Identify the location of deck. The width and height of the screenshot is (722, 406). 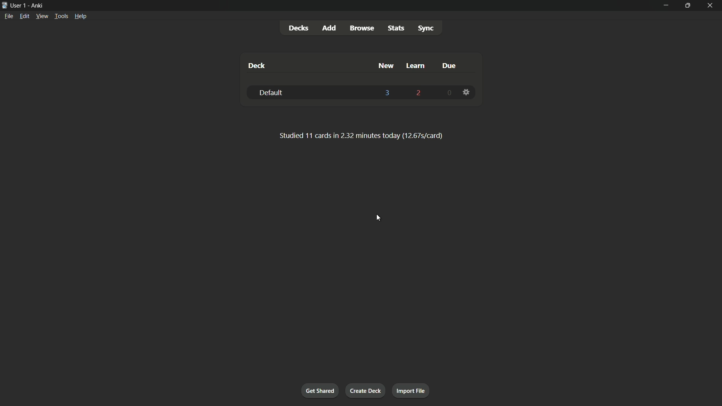
(257, 67).